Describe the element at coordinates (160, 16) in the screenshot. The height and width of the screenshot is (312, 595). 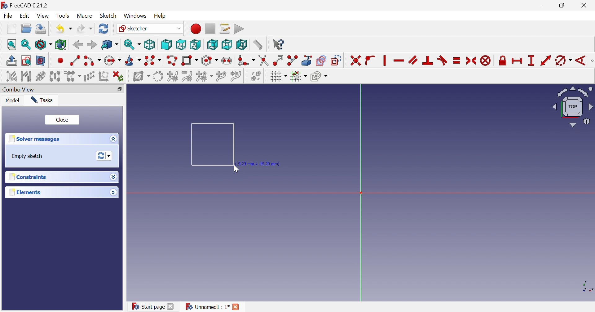
I see `Help` at that location.